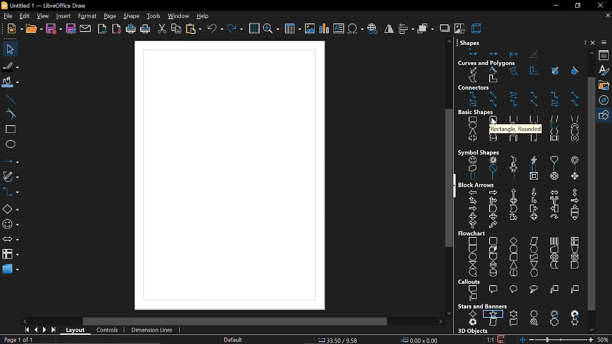 The height and width of the screenshot is (344, 612). What do you see at coordinates (592, 53) in the screenshot?
I see `move up` at bounding box center [592, 53].